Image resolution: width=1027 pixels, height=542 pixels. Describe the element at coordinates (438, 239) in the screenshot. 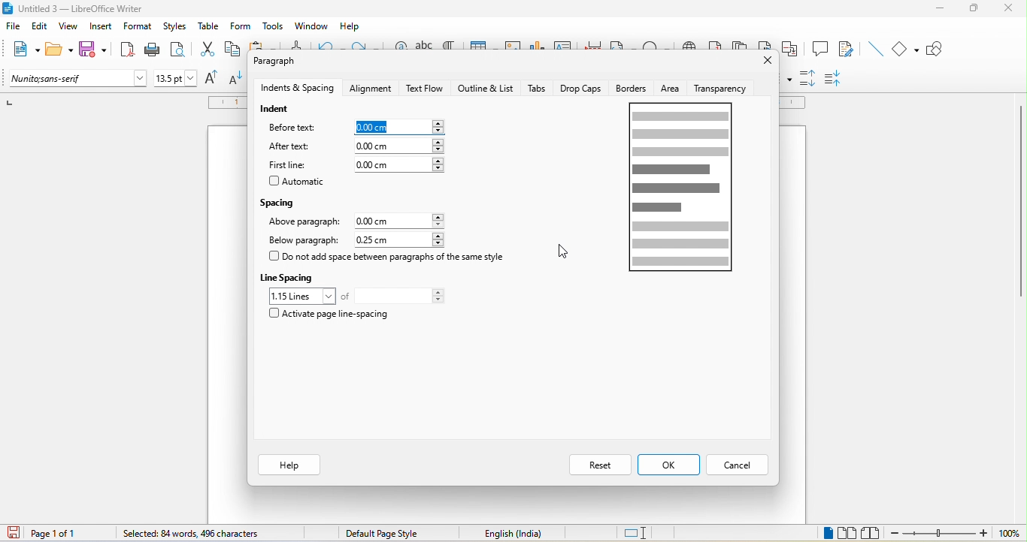

I see `increase or decrease` at that location.